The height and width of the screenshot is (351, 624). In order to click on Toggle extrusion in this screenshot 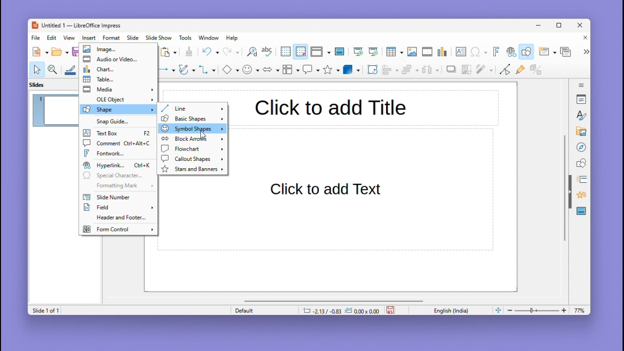, I will do `click(536, 70)`.